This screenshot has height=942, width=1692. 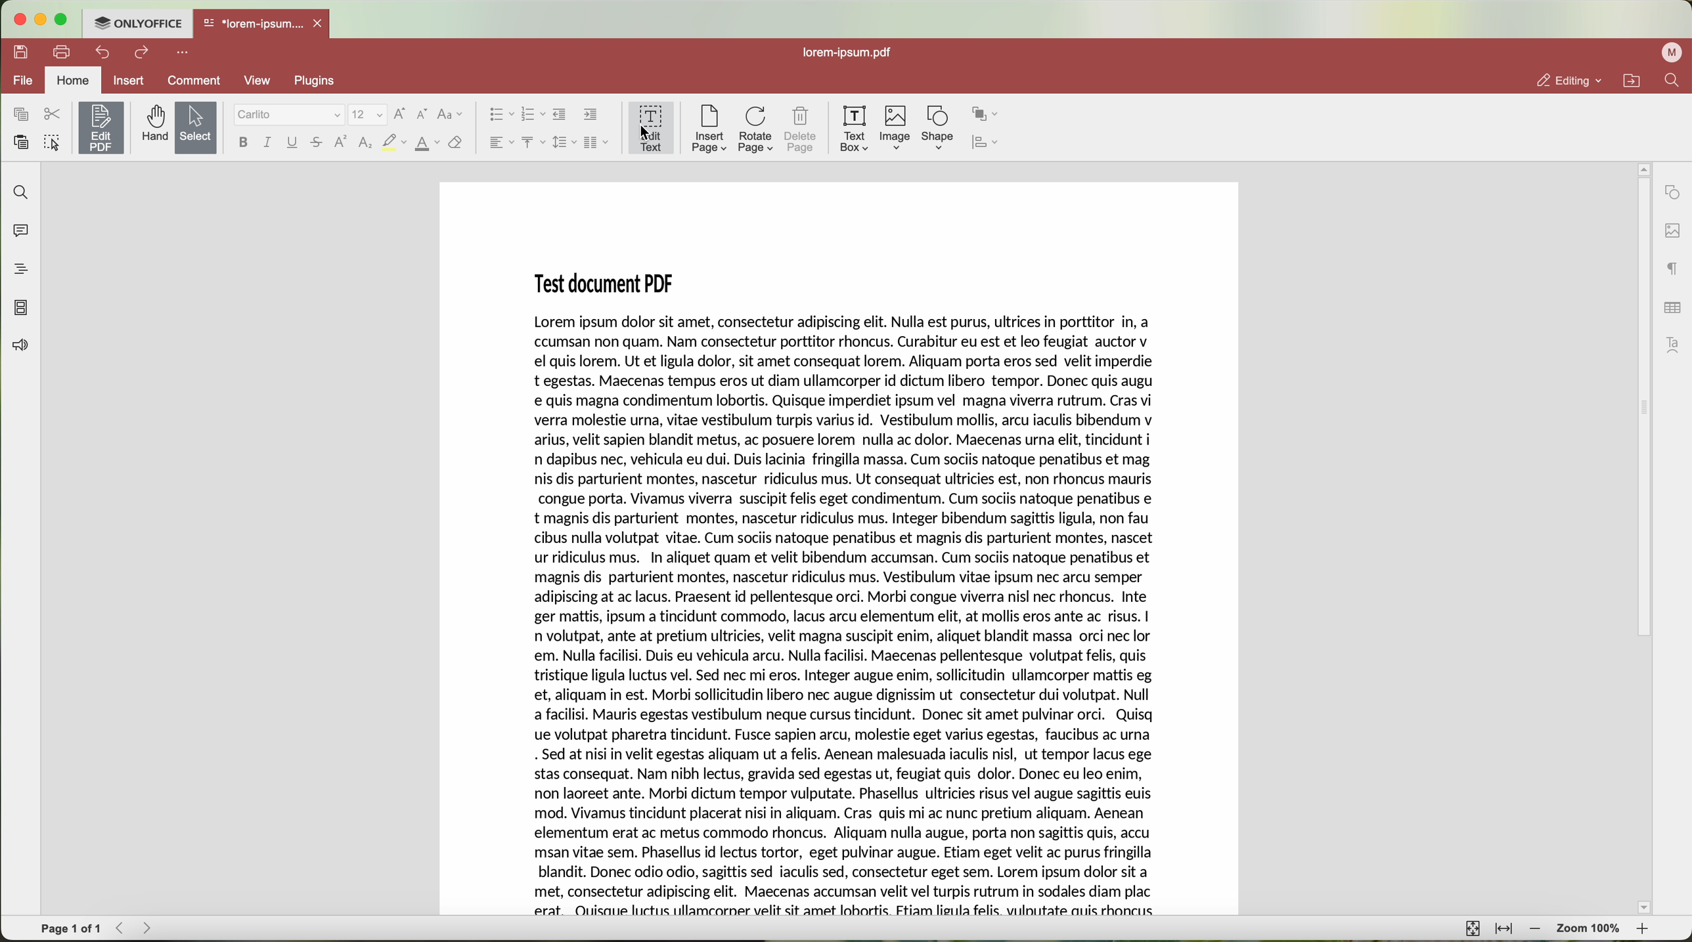 What do you see at coordinates (21, 53) in the screenshot?
I see `save` at bounding box center [21, 53].